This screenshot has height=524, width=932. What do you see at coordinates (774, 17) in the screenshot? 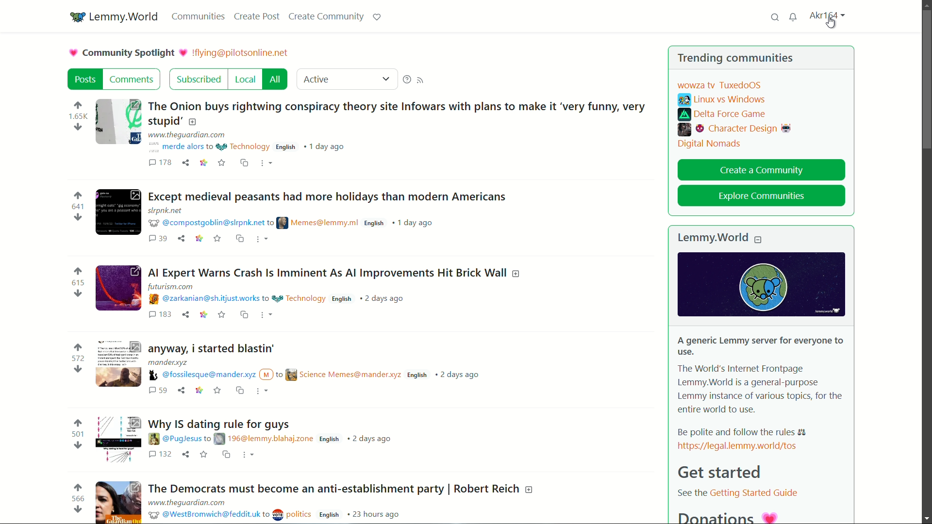
I see `search` at bounding box center [774, 17].